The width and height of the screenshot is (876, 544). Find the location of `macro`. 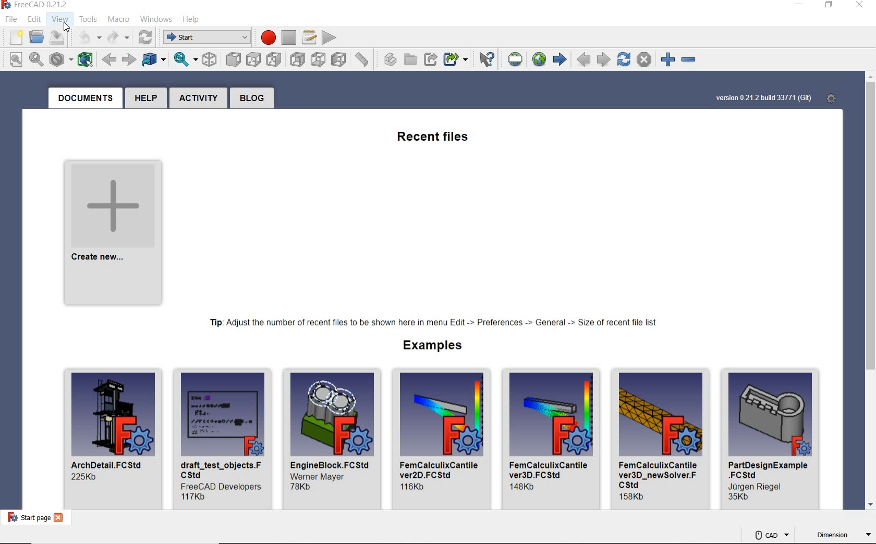

macro is located at coordinates (118, 19).